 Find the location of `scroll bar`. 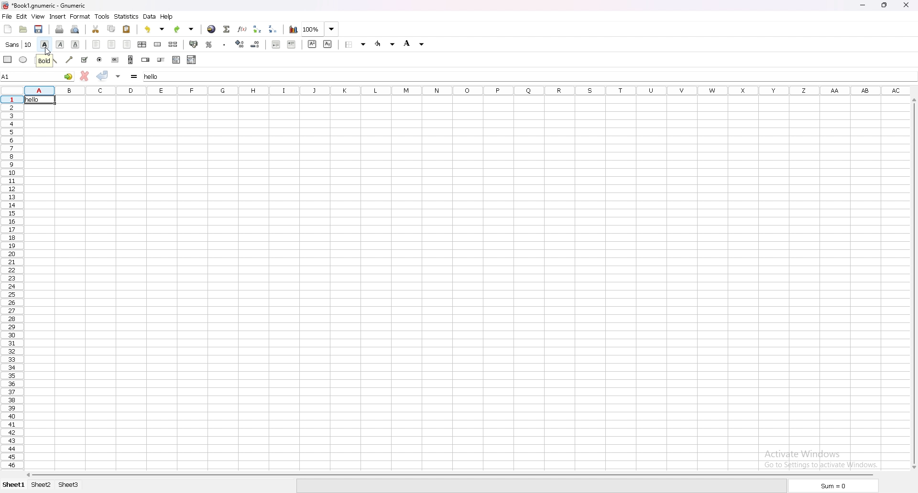

scroll bar is located at coordinates (914, 284).